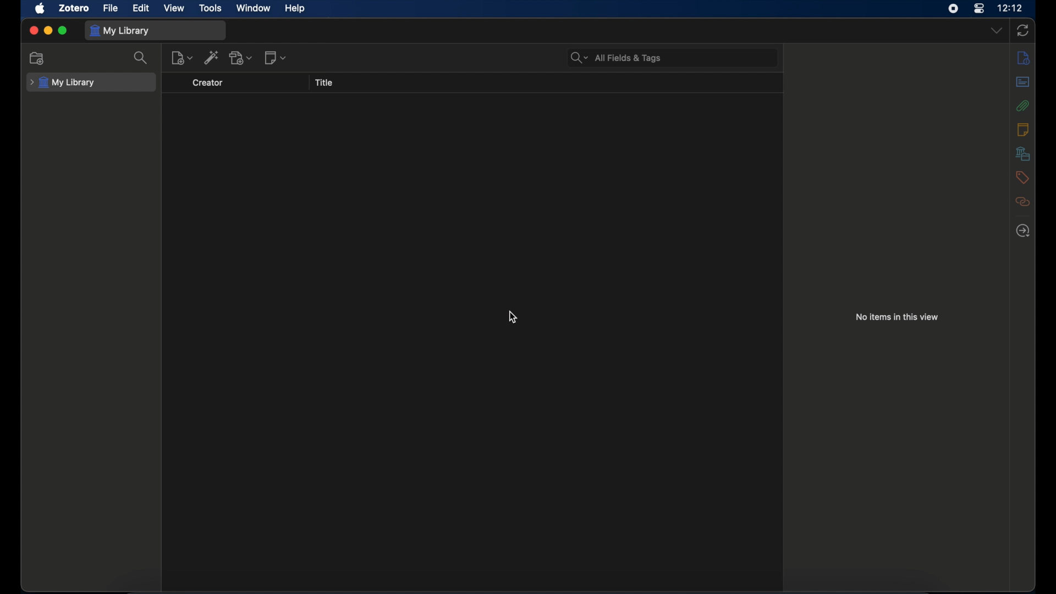 Image resolution: width=1056 pixels, height=594 pixels. What do you see at coordinates (253, 8) in the screenshot?
I see `window` at bounding box center [253, 8].